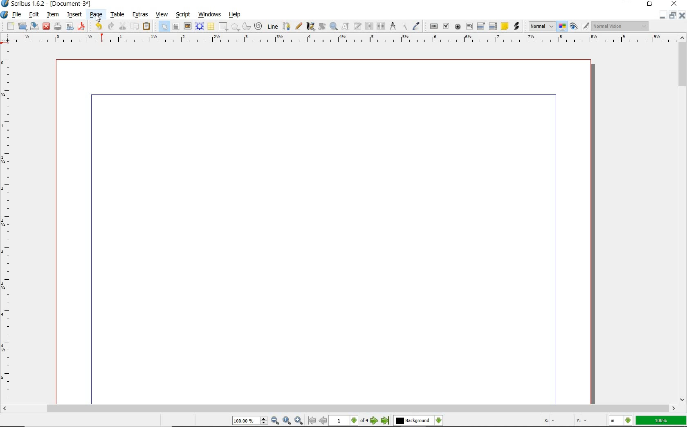  I want to click on pdf push button, so click(433, 26).